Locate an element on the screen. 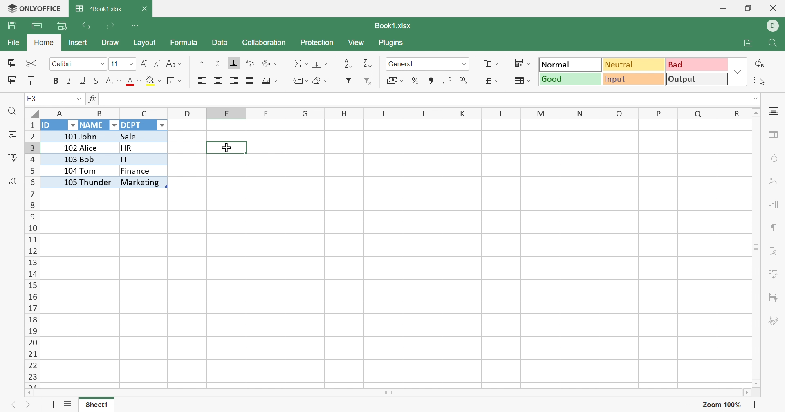 This screenshot has width=785, height=412. Change case is located at coordinates (173, 64).